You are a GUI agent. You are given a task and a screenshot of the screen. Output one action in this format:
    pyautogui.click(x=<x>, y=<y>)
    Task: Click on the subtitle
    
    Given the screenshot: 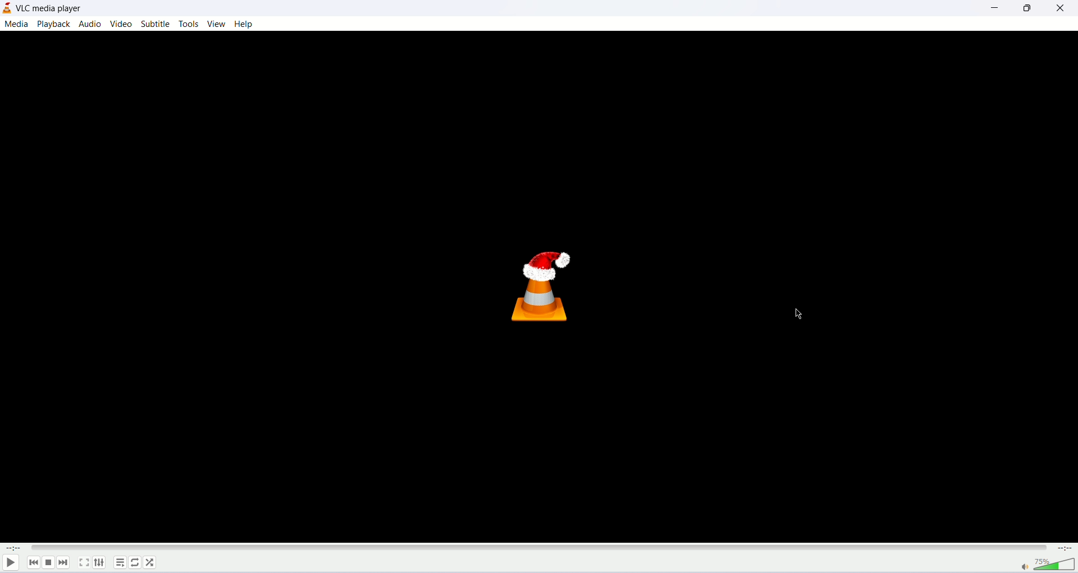 What is the action you would take?
    pyautogui.click(x=157, y=24)
    